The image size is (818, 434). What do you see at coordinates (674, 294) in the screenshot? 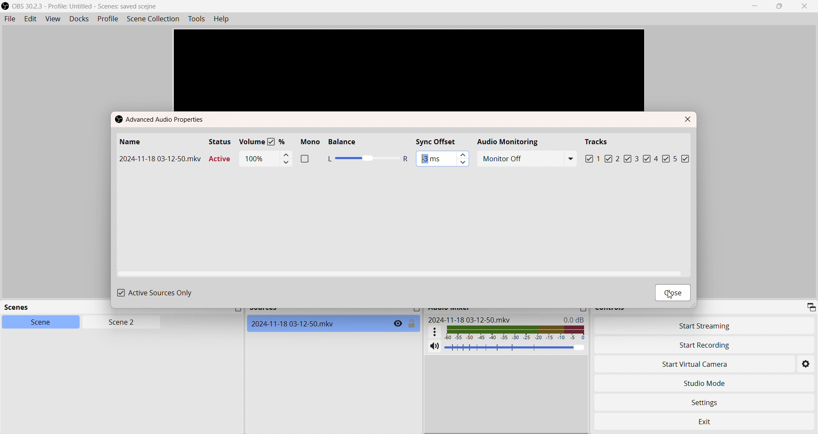
I see `Close` at bounding box center [674, 294].